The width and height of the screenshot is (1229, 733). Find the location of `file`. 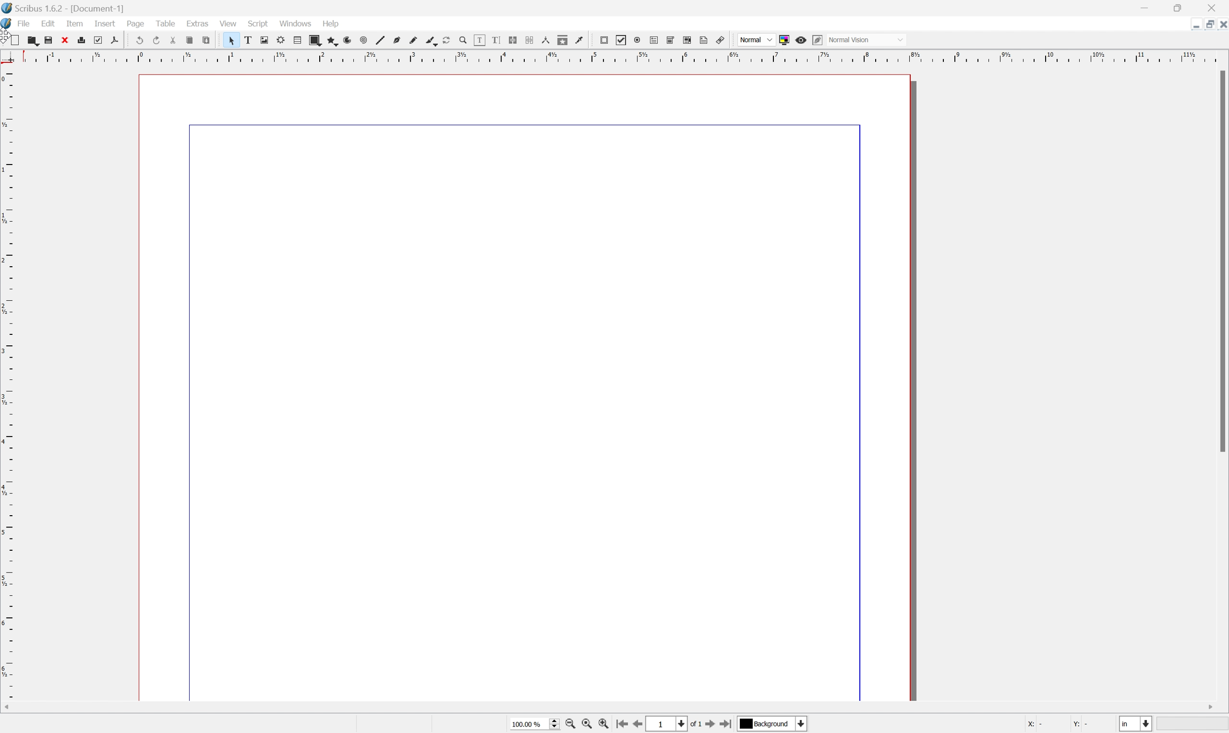

file is located at coordinates (25, 24).